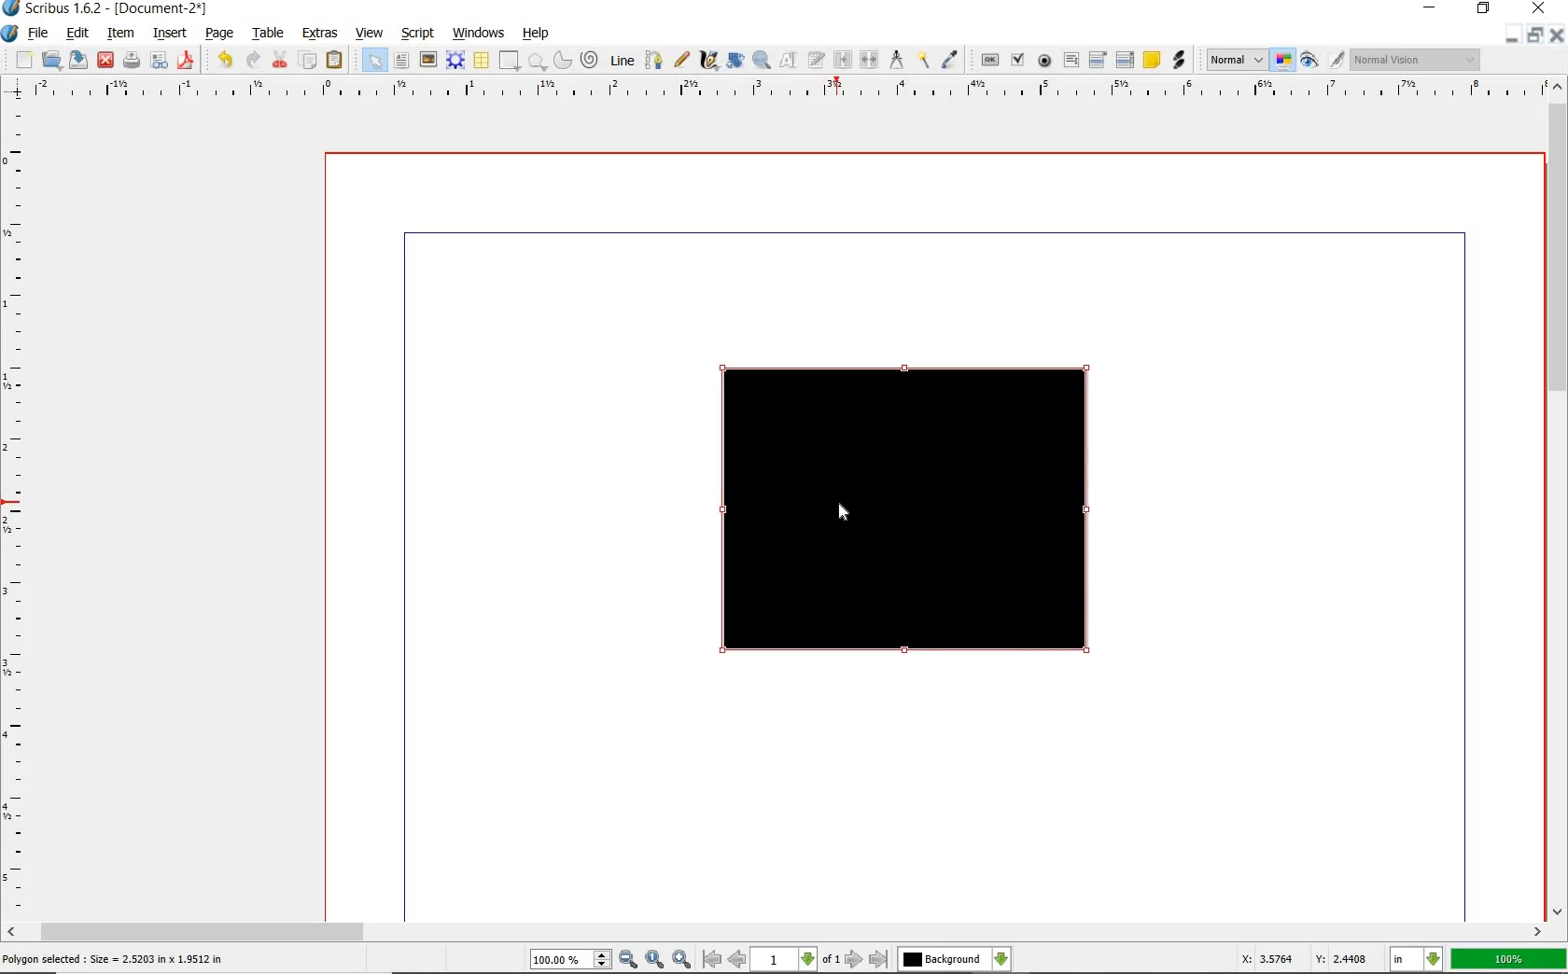 Image resolution: width=1568 pixels, height=974 pixels. I want to click on pdf text field, so click(1072, 61).